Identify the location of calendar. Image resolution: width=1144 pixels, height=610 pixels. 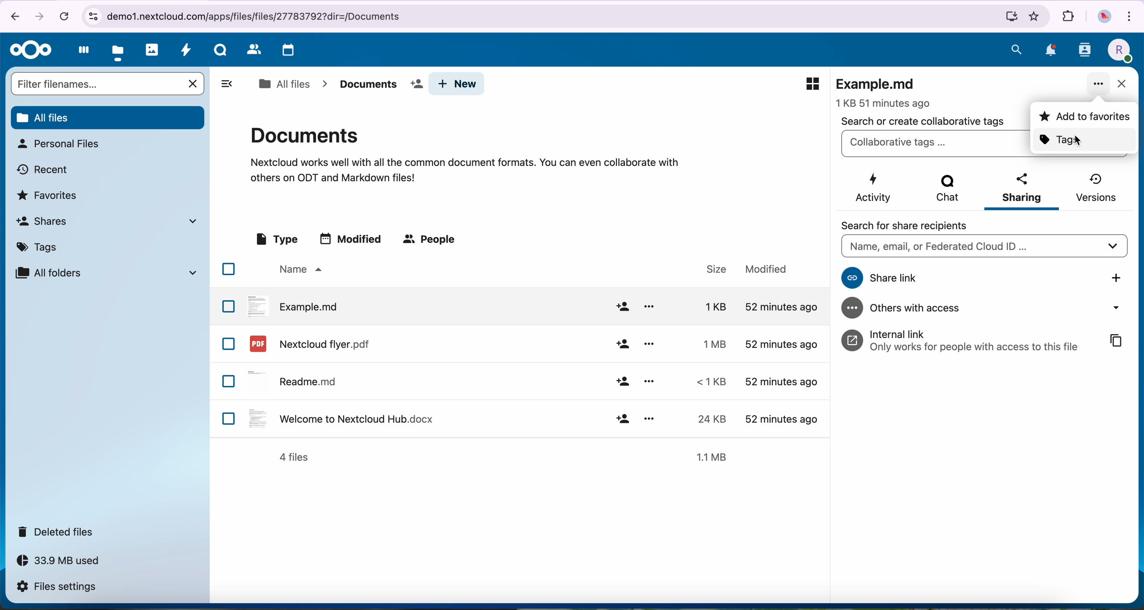
(286, 51).